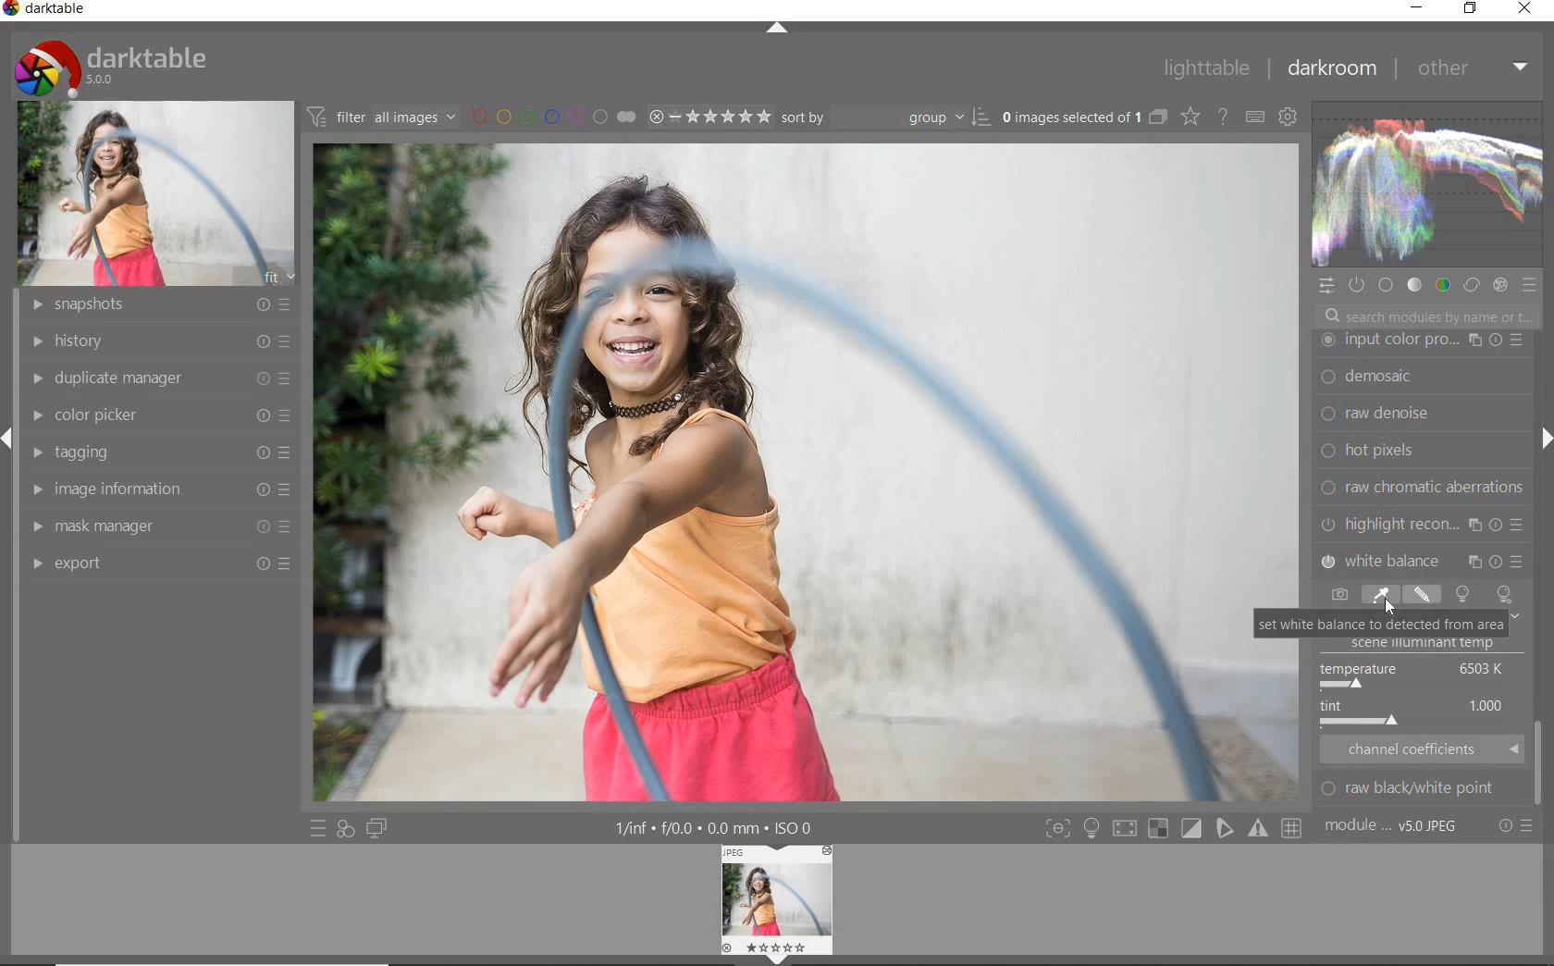 This screenshot has height=966, width=1554. Describe the element at coordinates (1499, 284) in the screenshot. I see `effect` at that location.